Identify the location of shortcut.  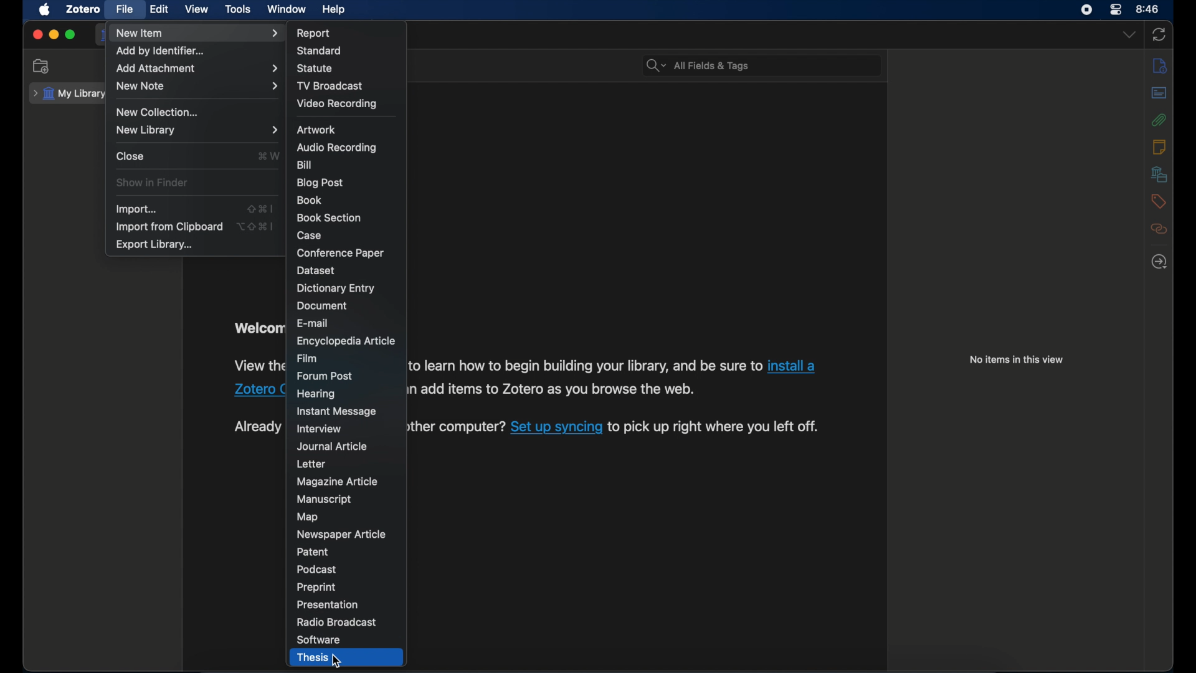
(270, 156).